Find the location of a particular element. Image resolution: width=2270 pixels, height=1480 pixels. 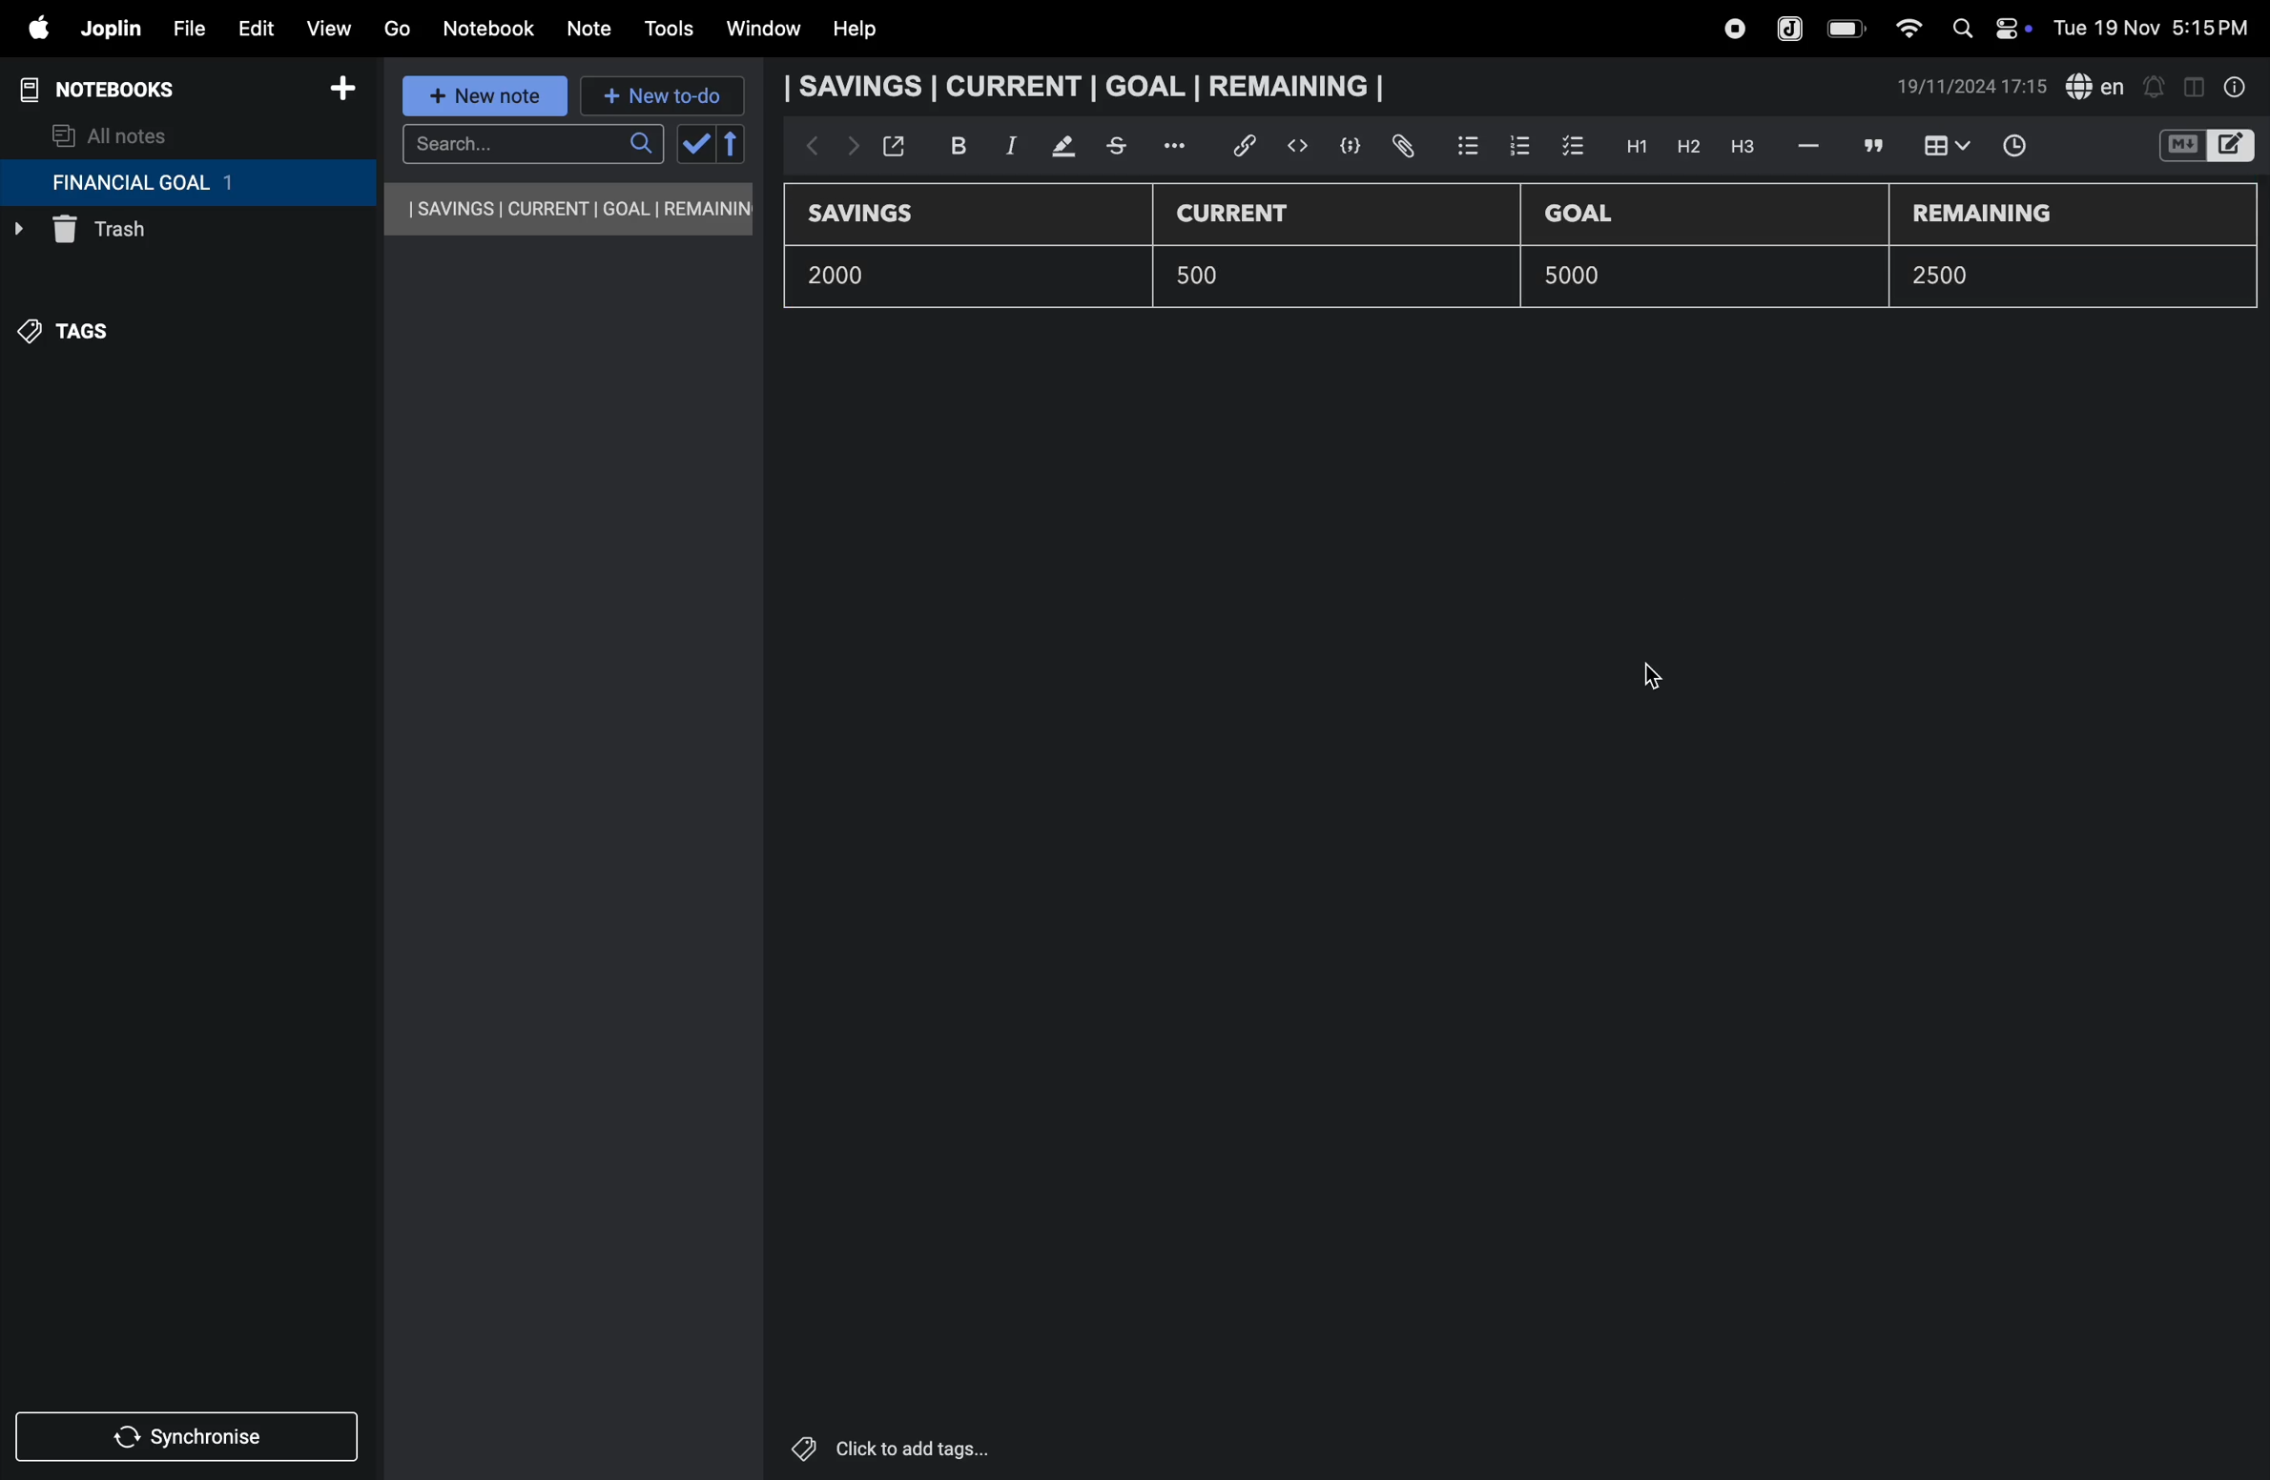

go is located at coordinates (397, 26).